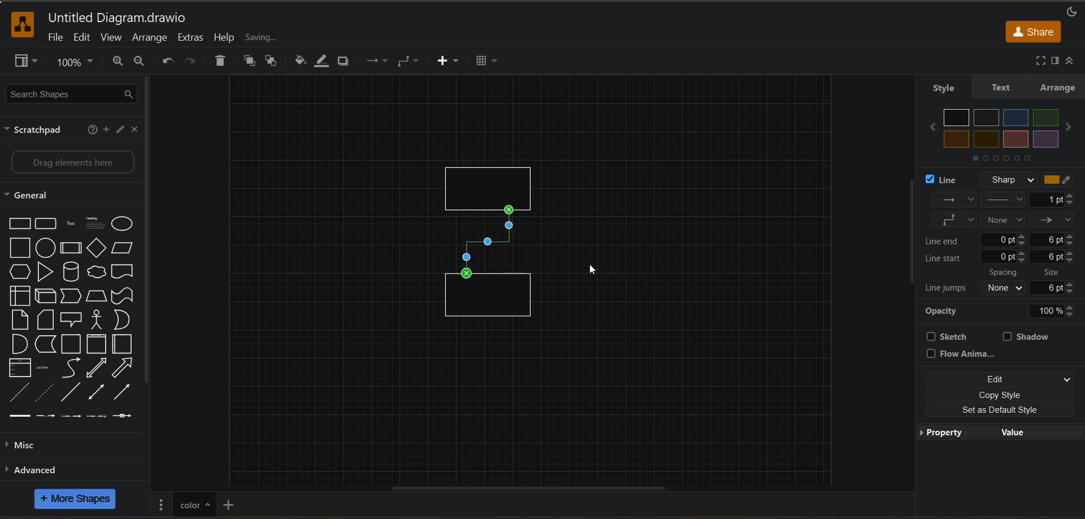  I want to click on vertical scroll bar, so click(152, 234).